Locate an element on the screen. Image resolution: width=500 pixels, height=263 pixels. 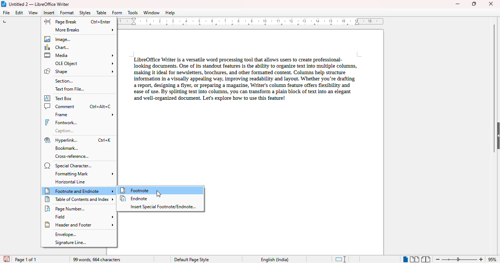
window is located at coordinates (152, 12).